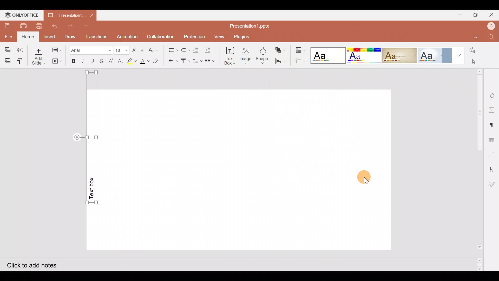 The image size is (499, 281). What do you see at coordinates (196, 50) in the screenshot?
I see `Decrease indent` at bounding box center [196, 50].